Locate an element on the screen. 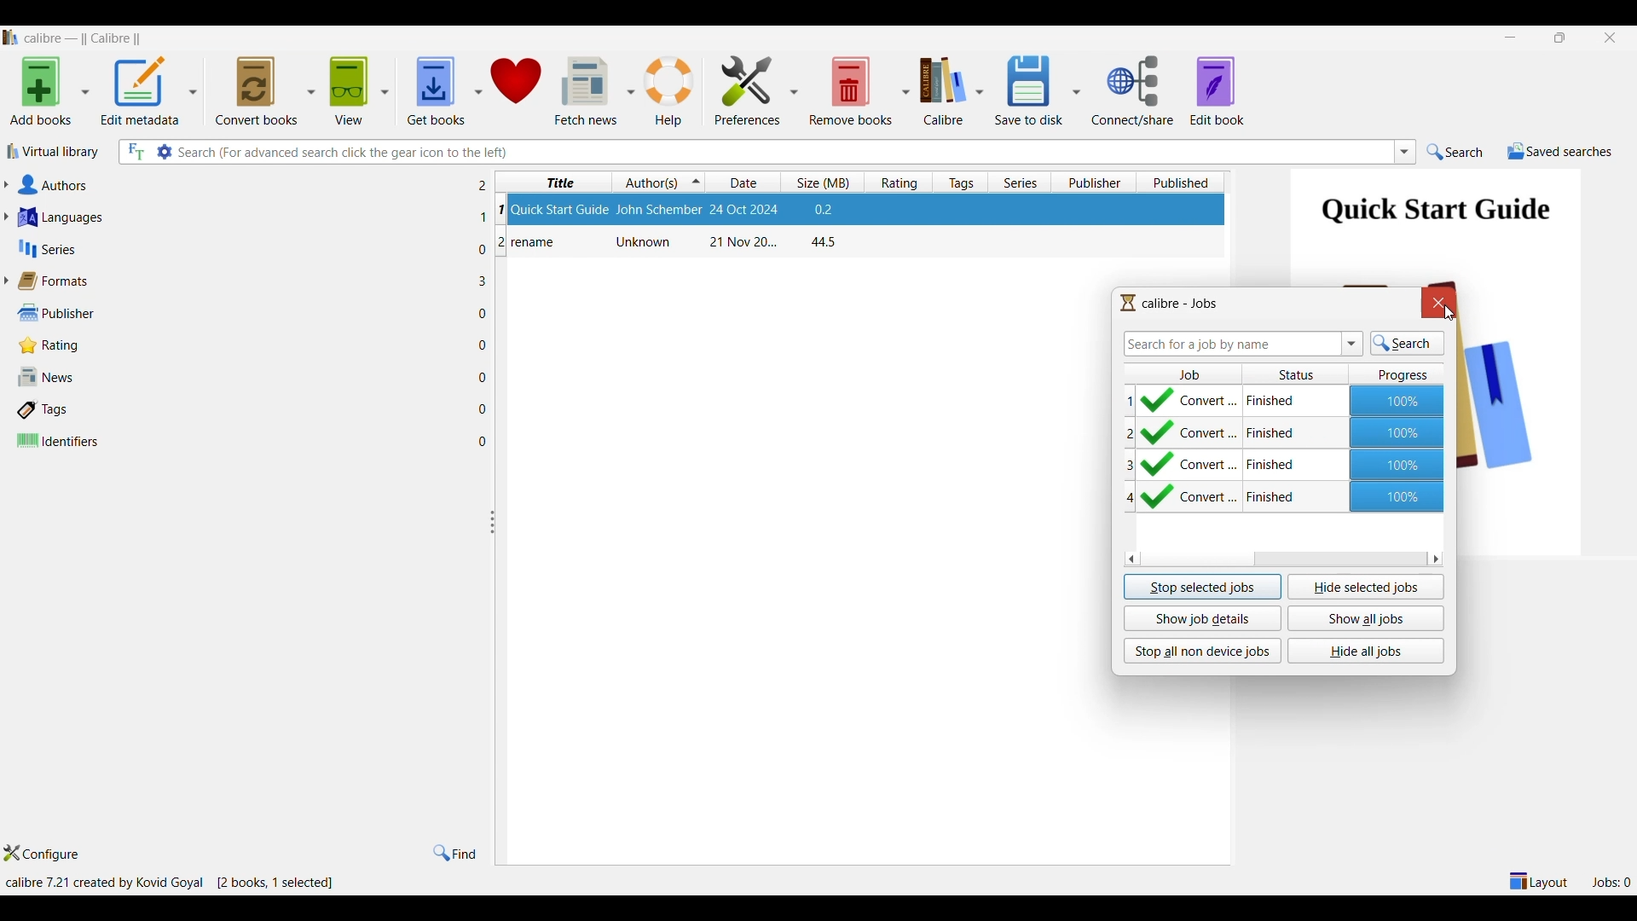  View is located at coordinates (349, 91).